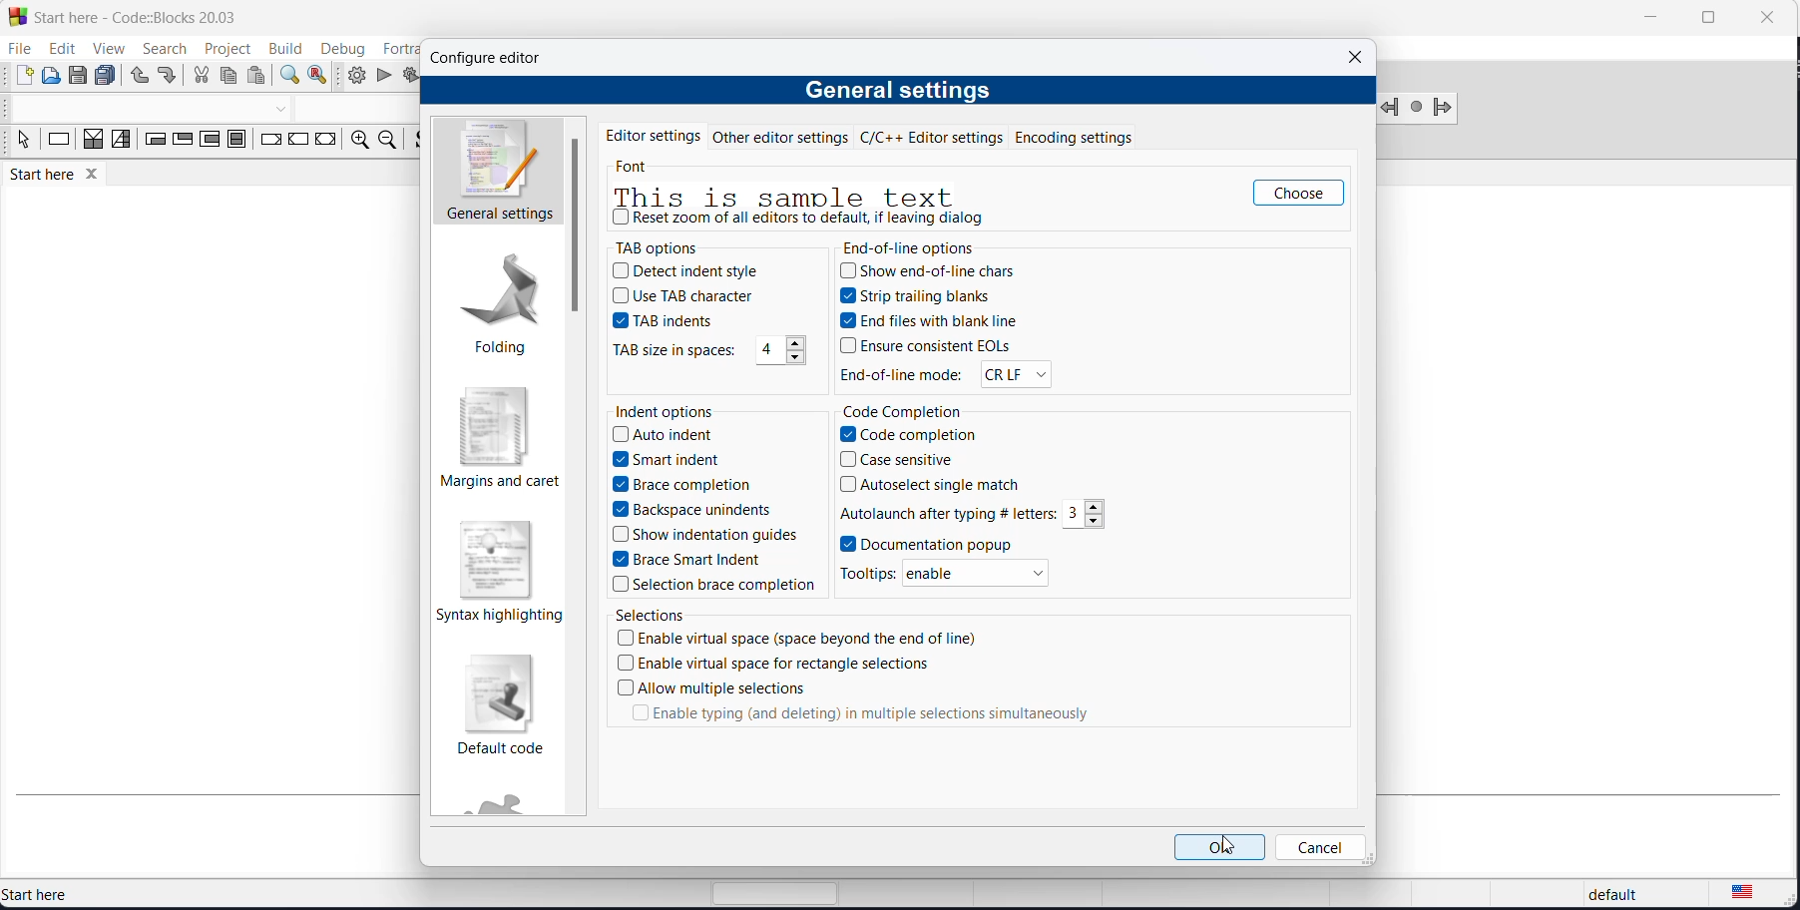 This screenshot has width=1800, height=910. What do you see at coordinates (409, 77) in the screenshot?
I see `build and run` at bounding box center [409, 77].